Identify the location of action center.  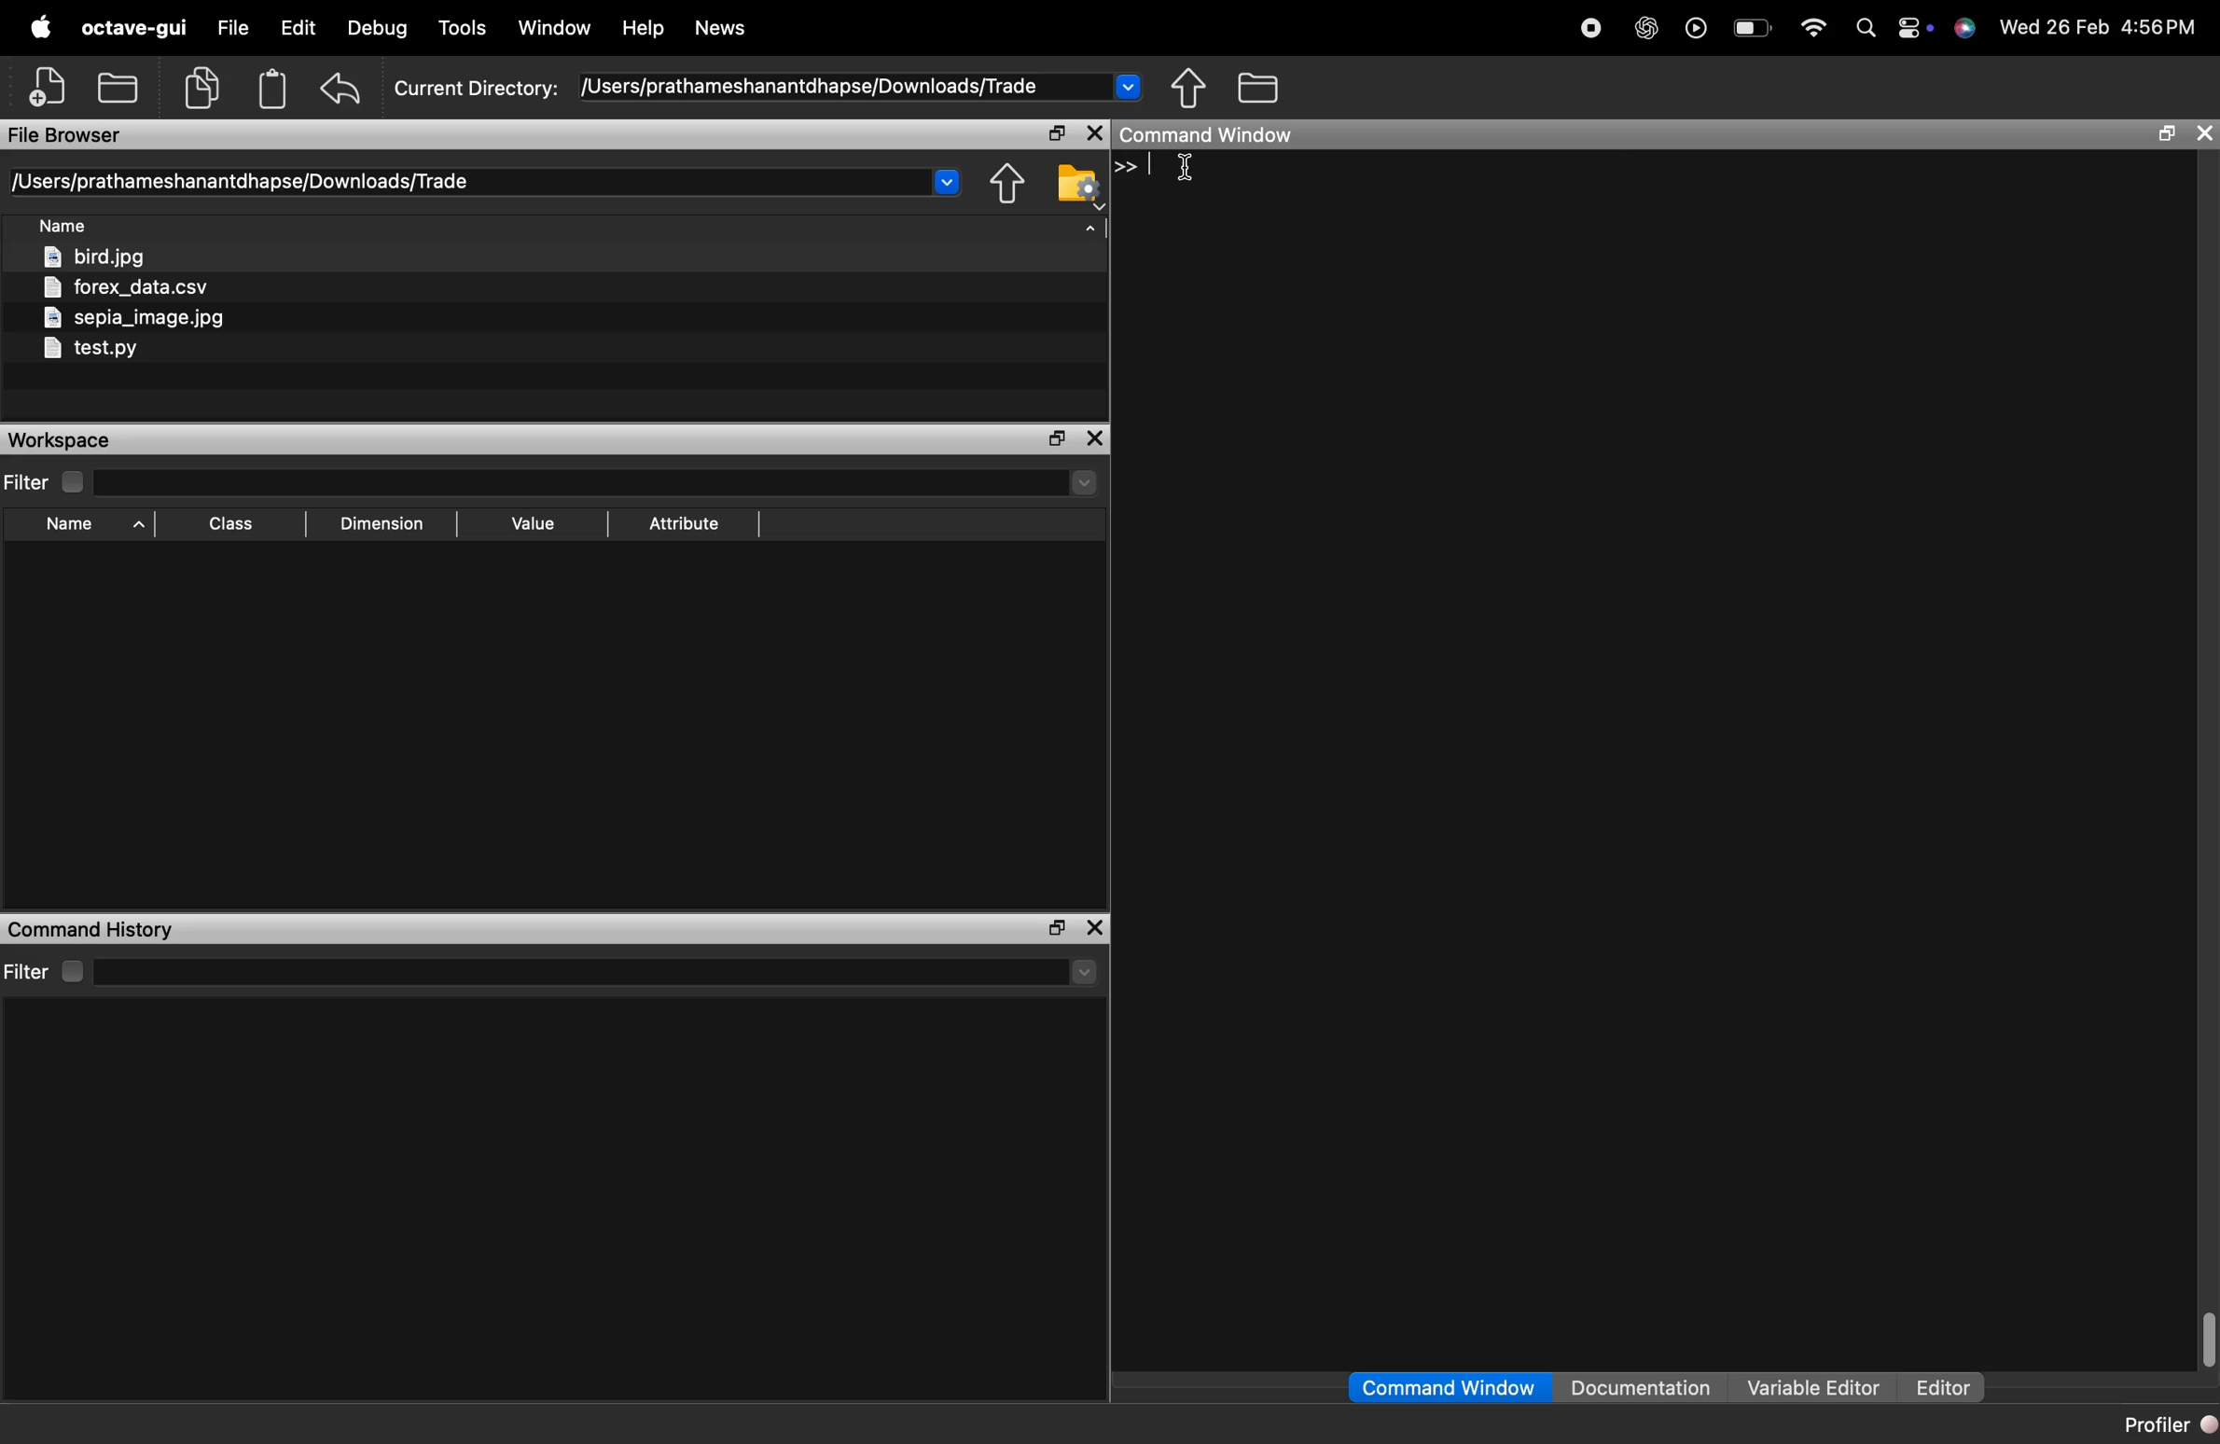
(1917, 30).